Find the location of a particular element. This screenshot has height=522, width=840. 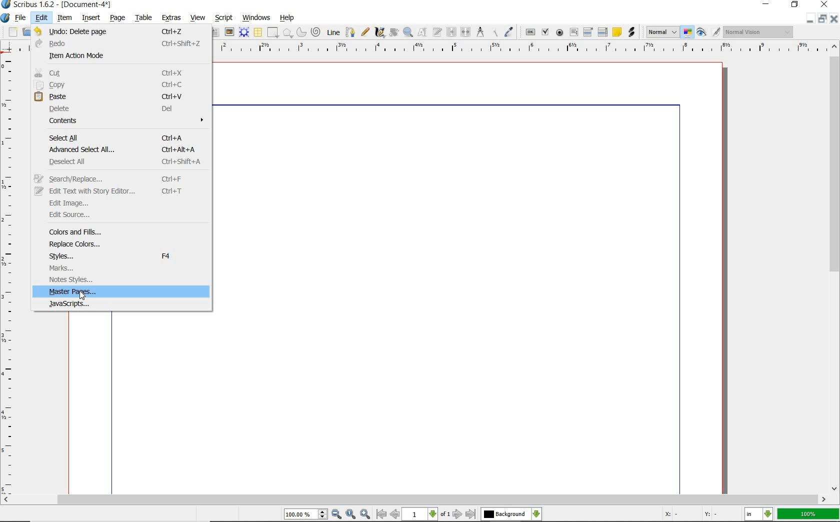

table is located at coordinates (257, 32).